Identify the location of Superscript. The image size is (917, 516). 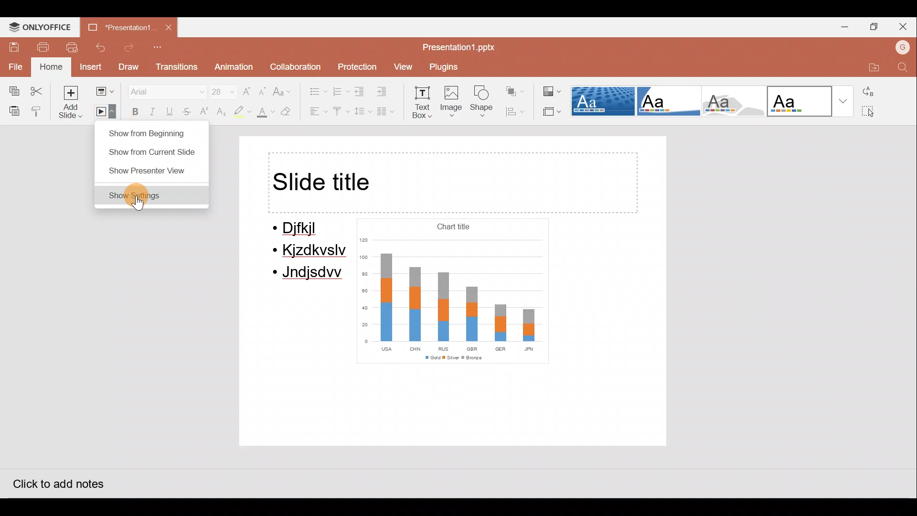
(203, 112).